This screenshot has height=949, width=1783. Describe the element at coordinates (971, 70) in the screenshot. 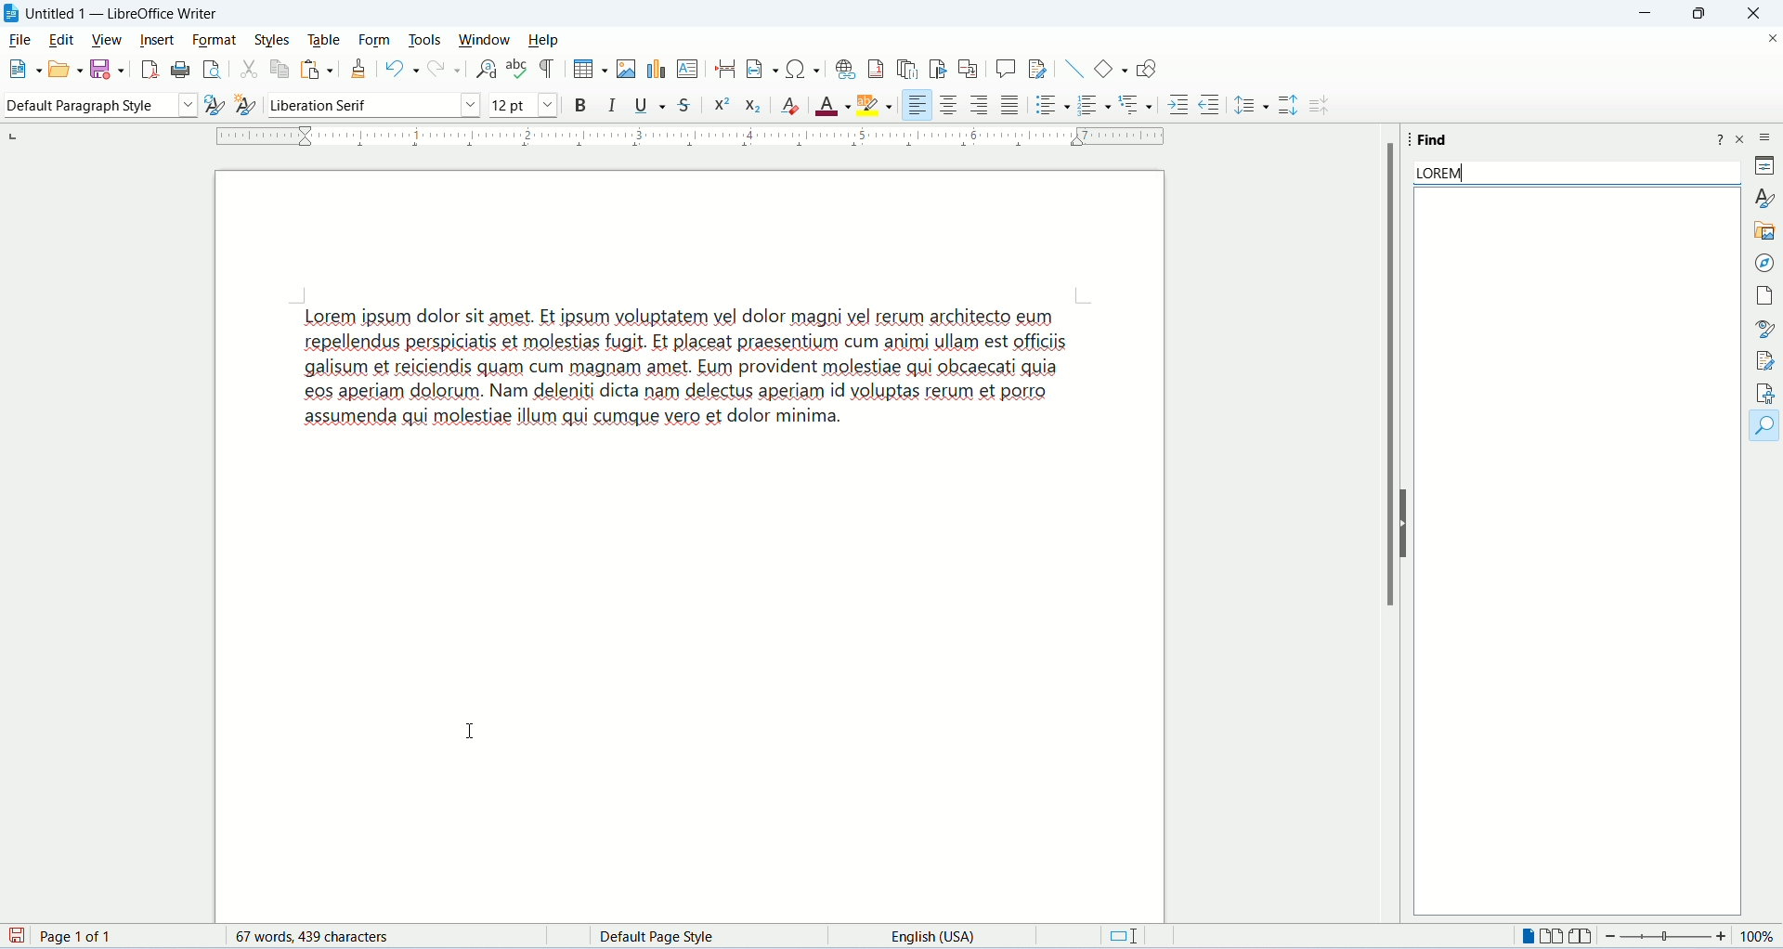

I see `insert cross-referencing` at that location.